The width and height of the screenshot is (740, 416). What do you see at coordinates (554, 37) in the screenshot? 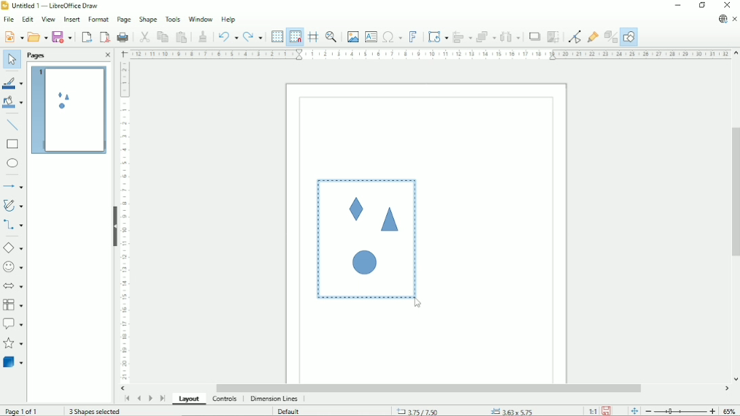
I see `Crop image` at bounding box center [554, 37].